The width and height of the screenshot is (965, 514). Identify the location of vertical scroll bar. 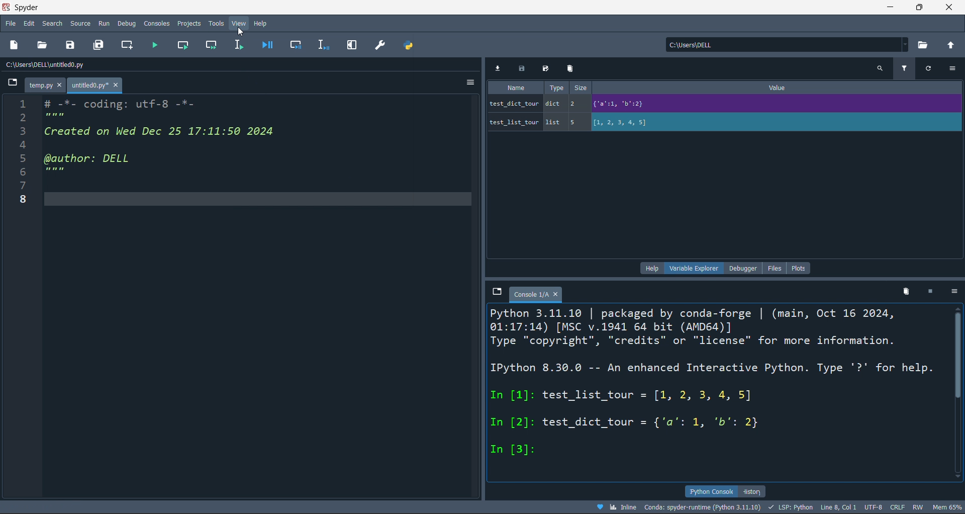
(959, 361).